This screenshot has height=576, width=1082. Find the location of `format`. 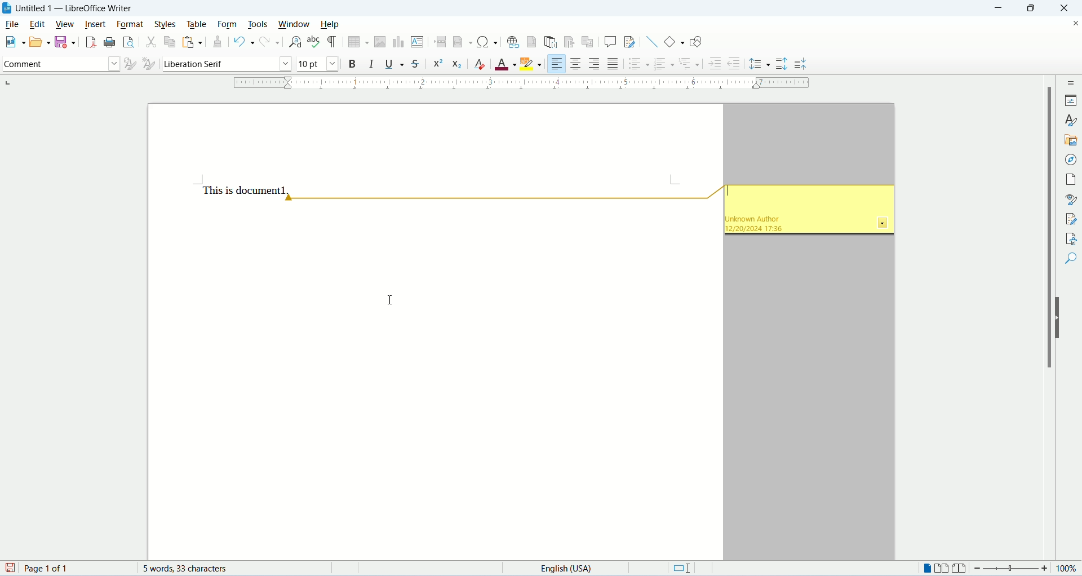

format is located at coordinates (129, 24).